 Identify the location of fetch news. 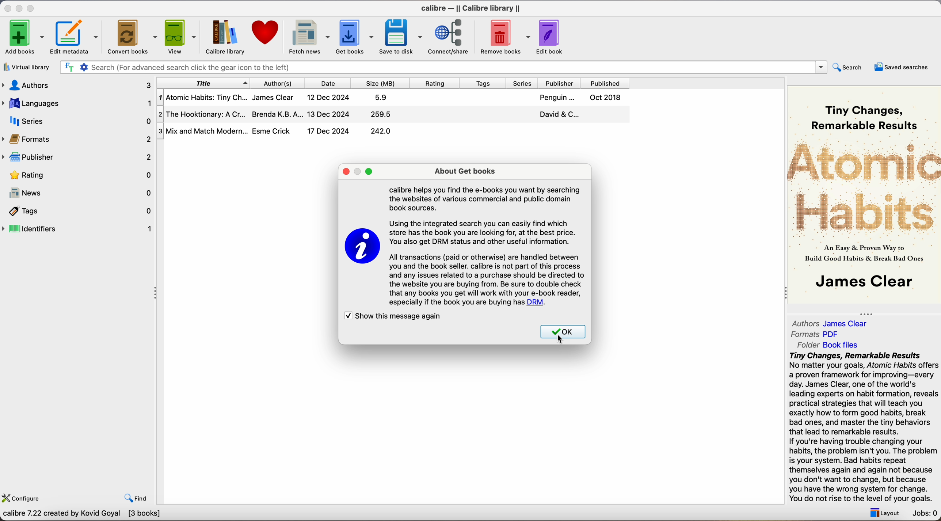
(308, 37).